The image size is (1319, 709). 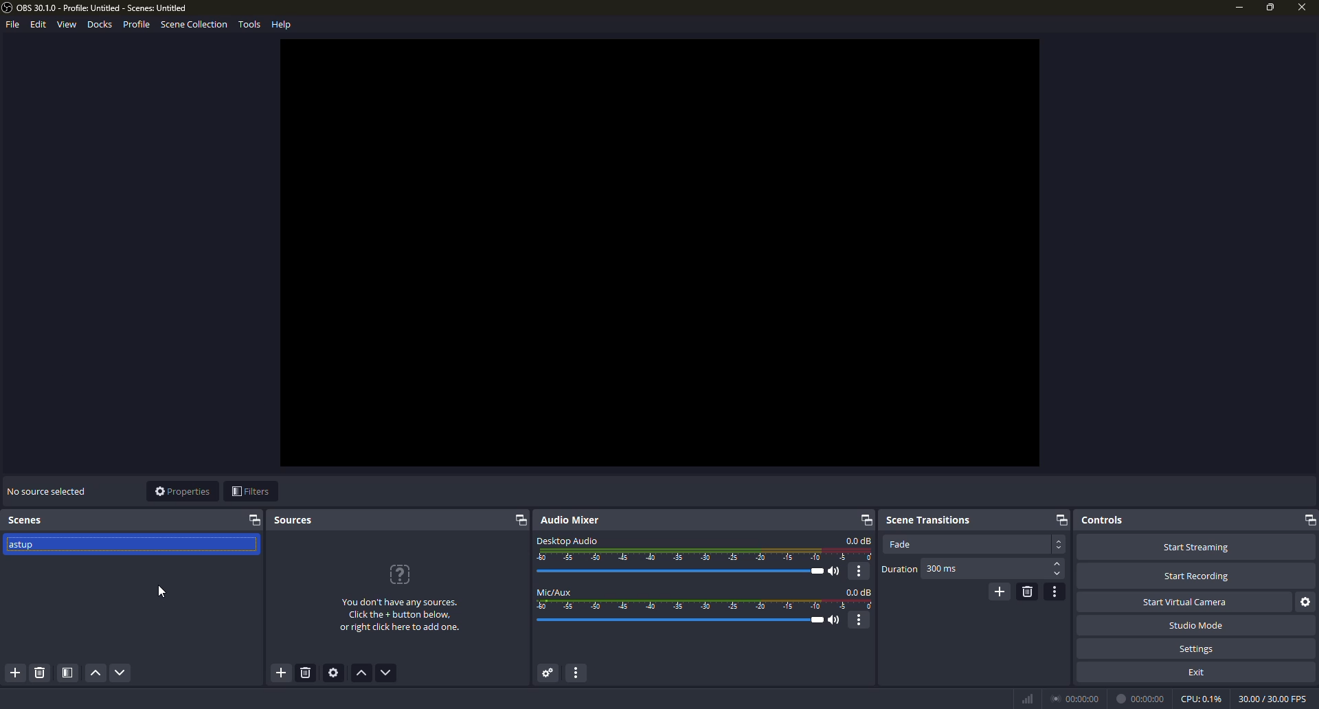 I want to click on scenes, so click(x=27, y=520).